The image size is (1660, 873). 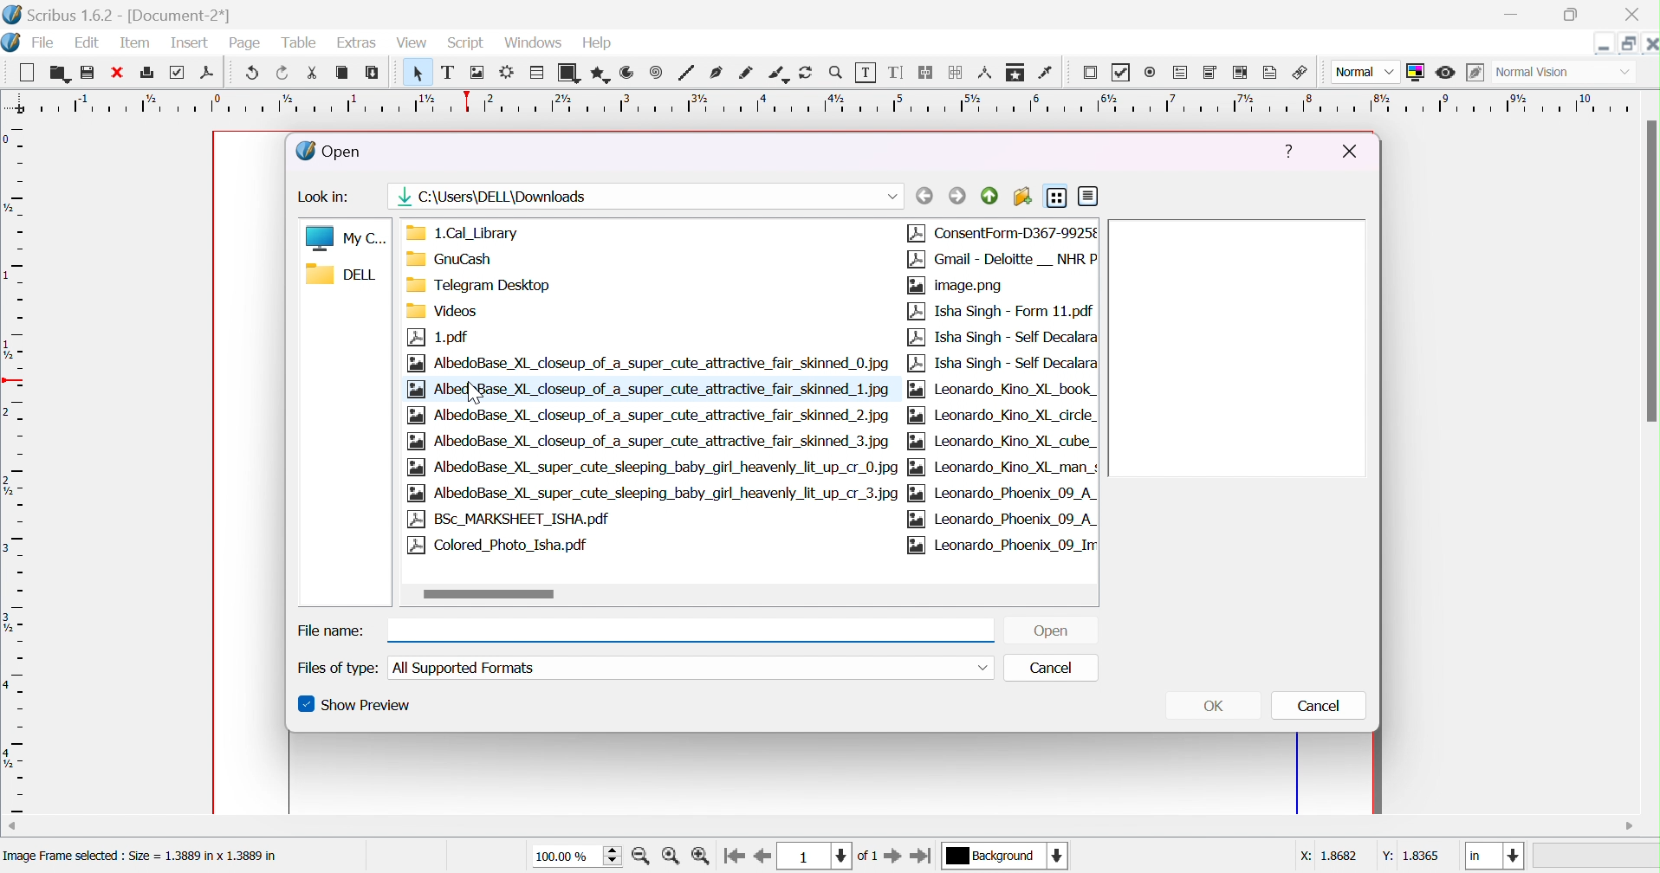 I want to click on  Leonardo_Kino_XL_man_s, so click(x=1005, y=469).